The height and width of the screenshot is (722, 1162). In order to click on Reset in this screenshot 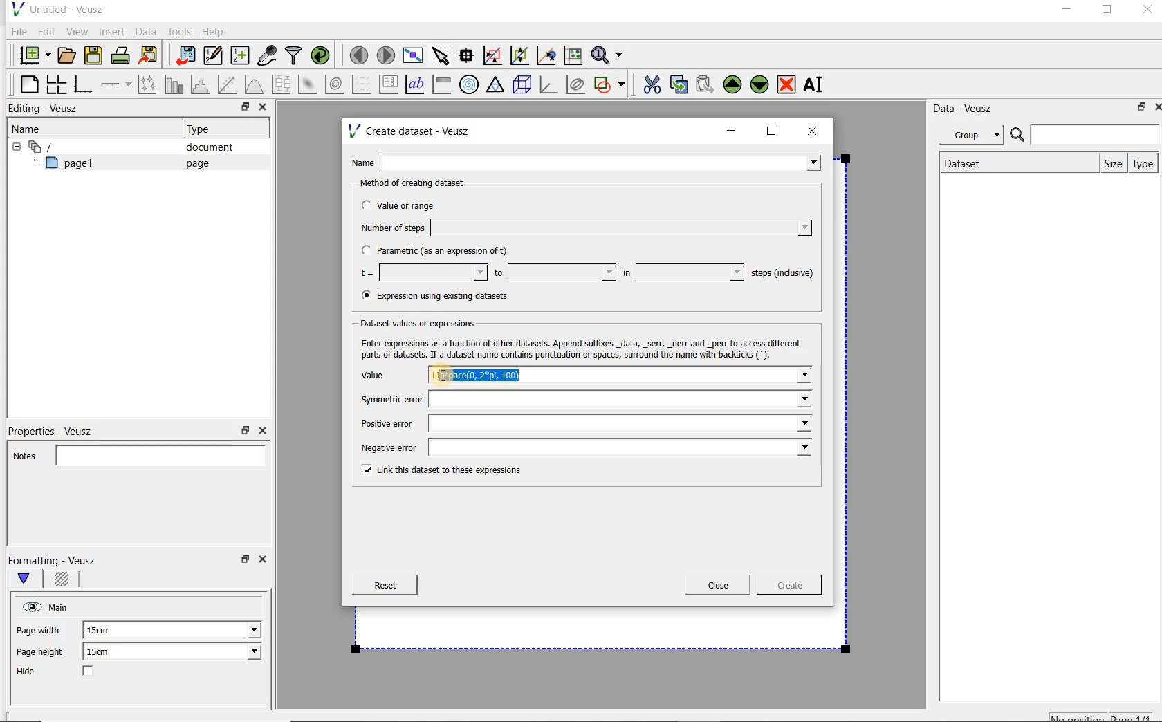, I will do `click(385, 585)`.